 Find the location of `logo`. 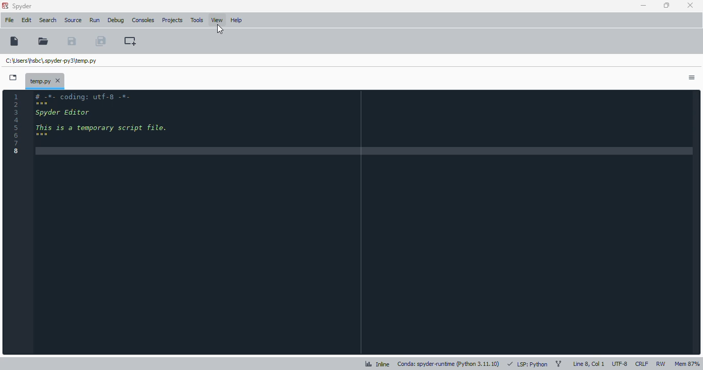

logo is located at coordinates (5, 6).